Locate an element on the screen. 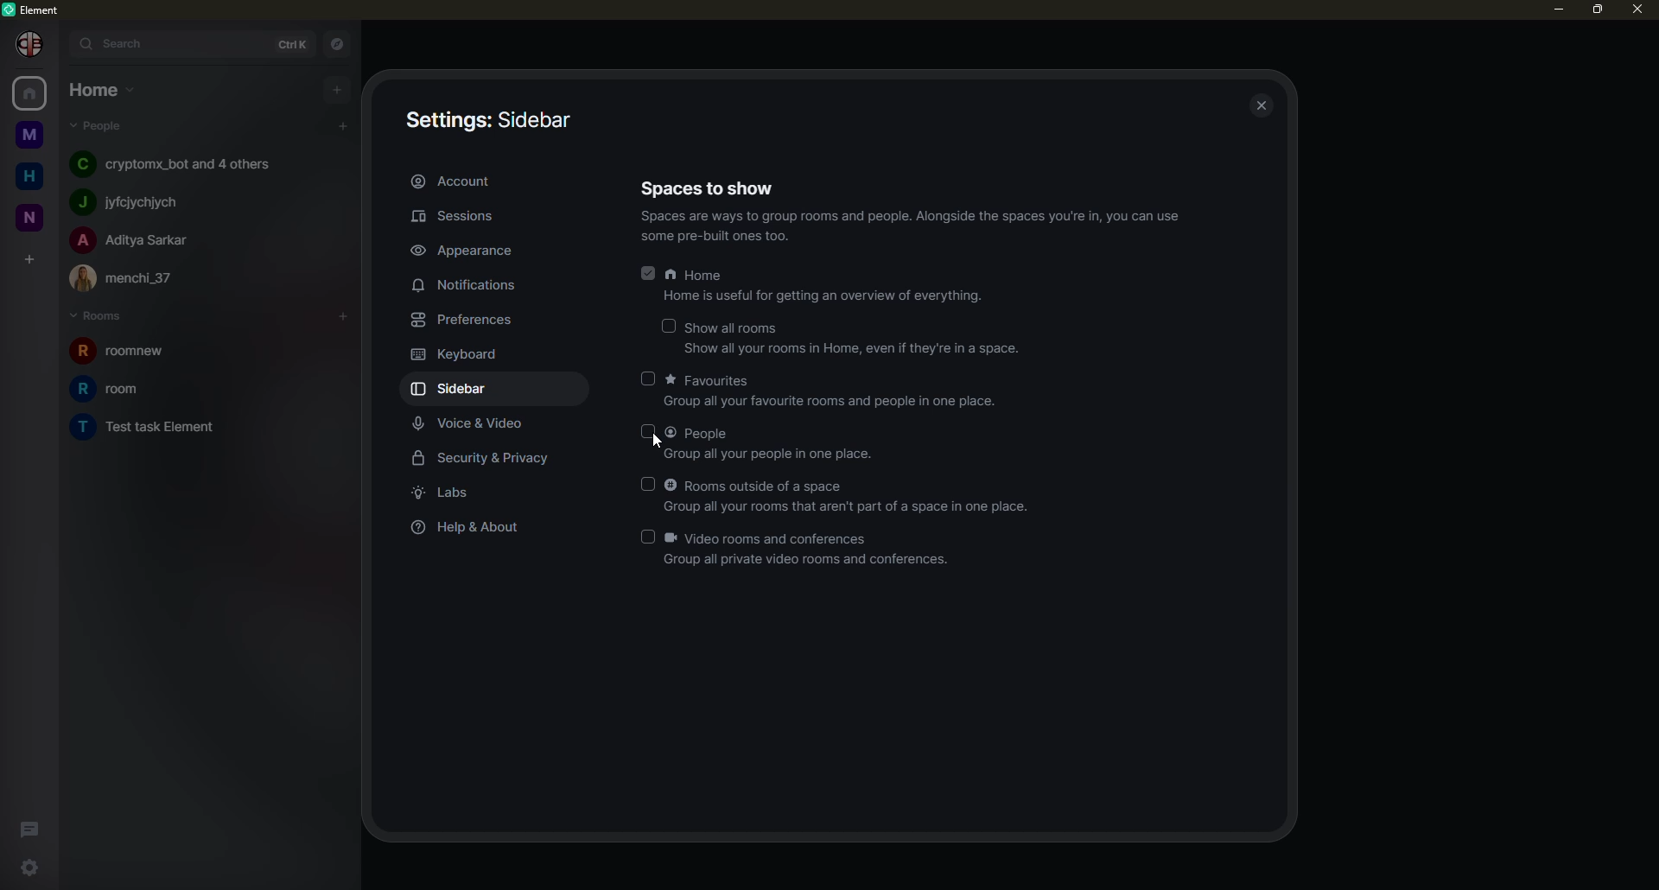 The image size is (1659, 890). click to enable is located at coordinates (671, 324).